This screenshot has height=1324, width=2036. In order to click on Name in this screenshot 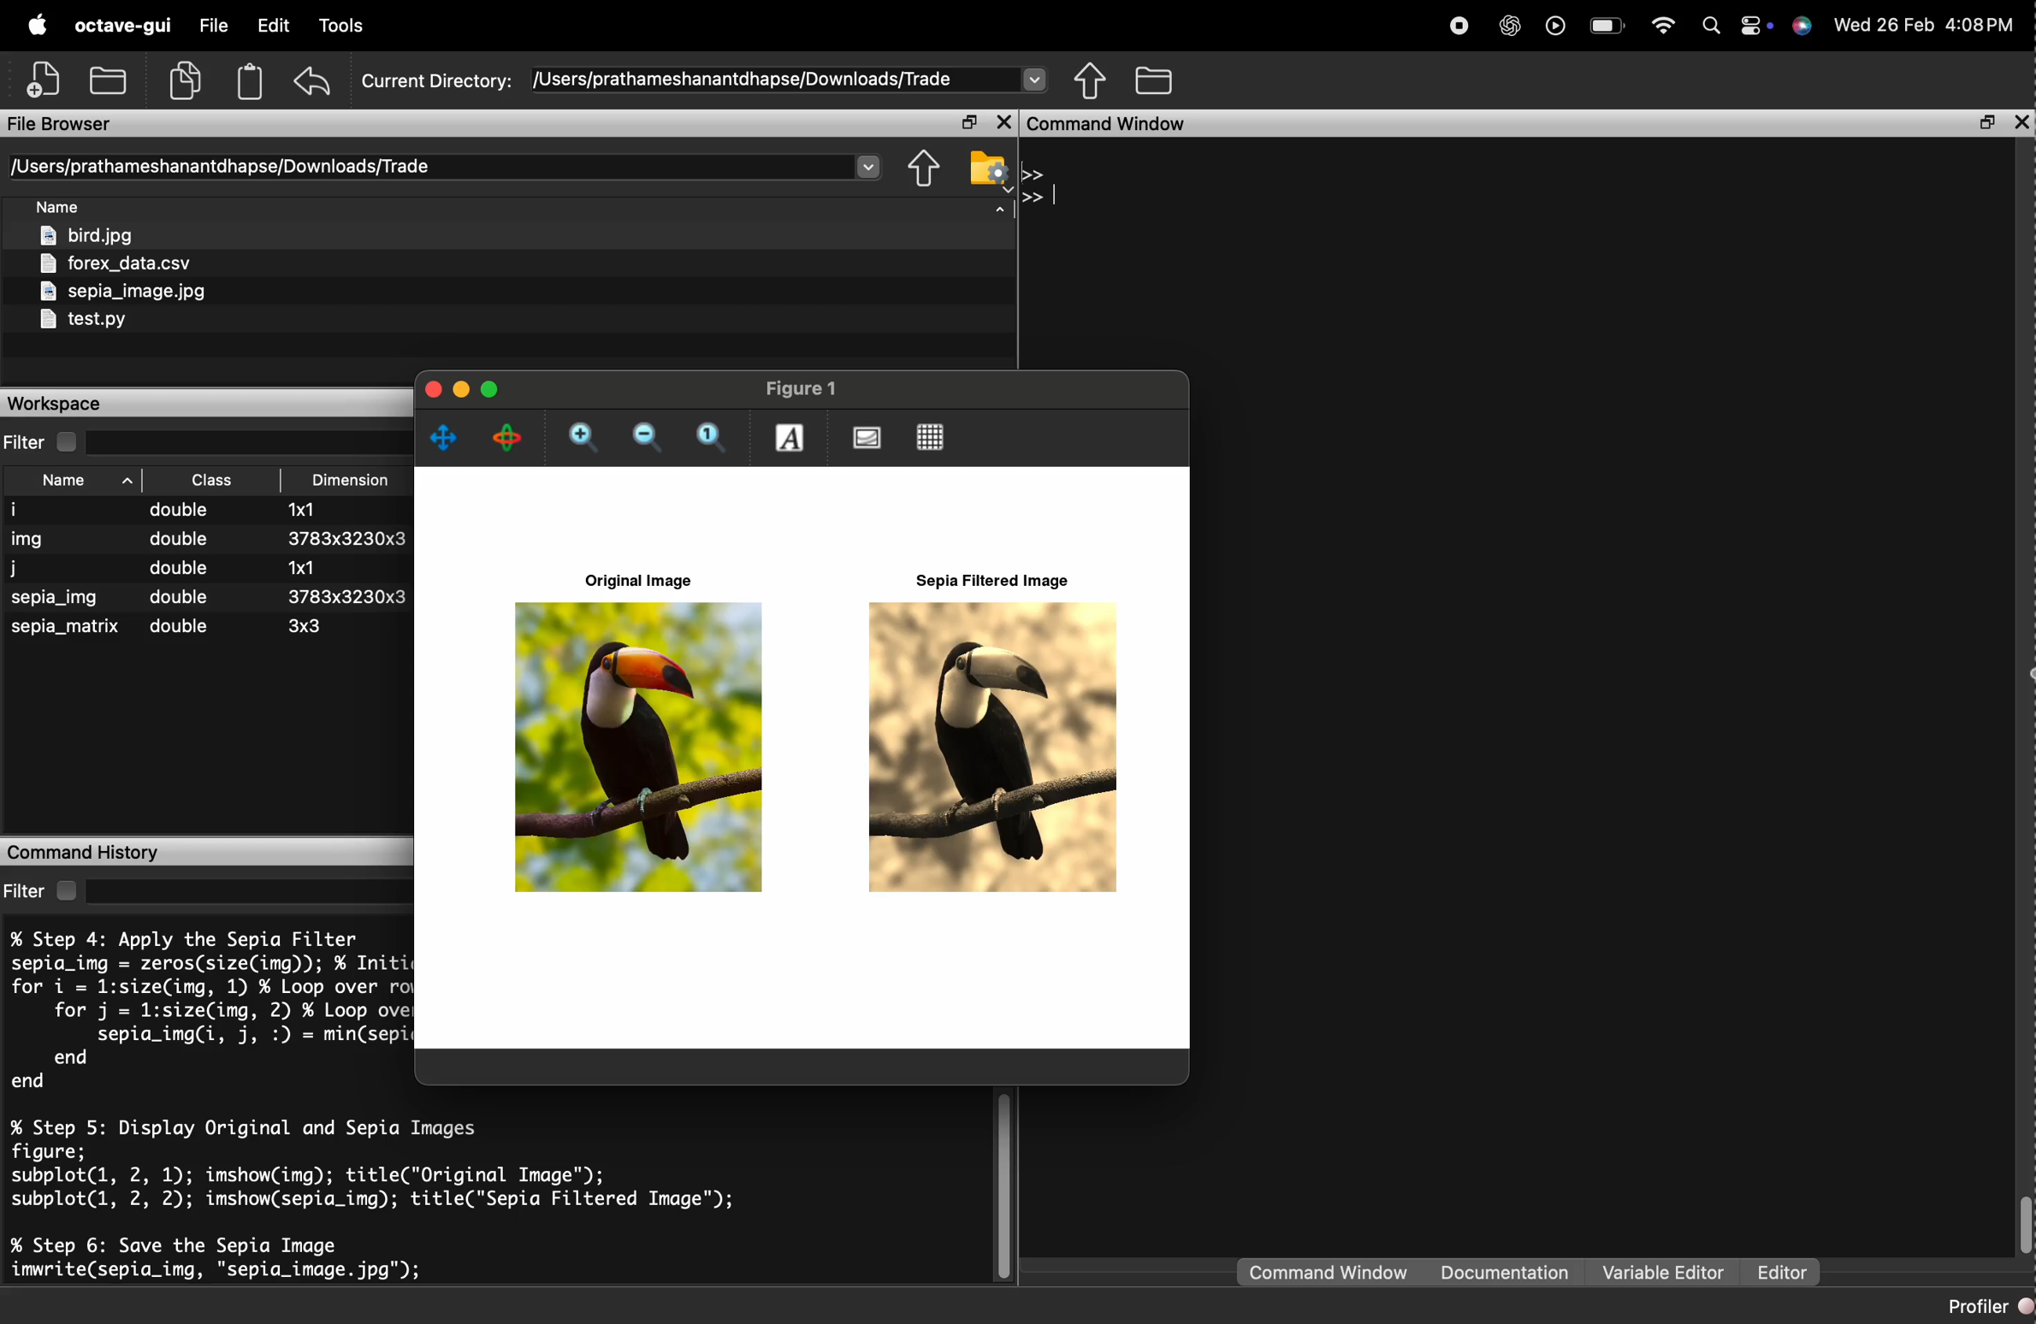, I will do `click(60, 204)`.